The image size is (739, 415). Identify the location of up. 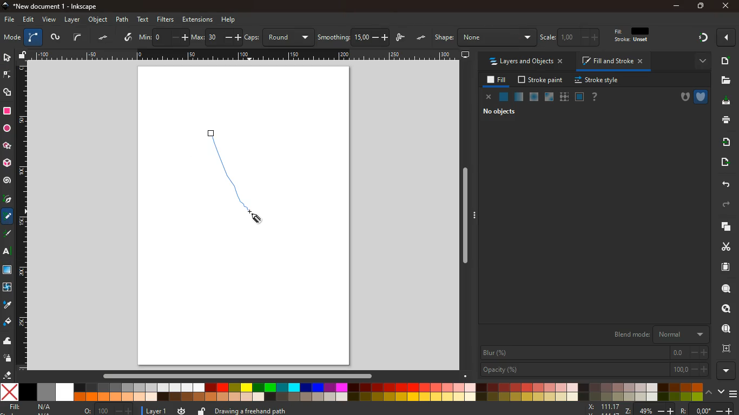
(710, 391).